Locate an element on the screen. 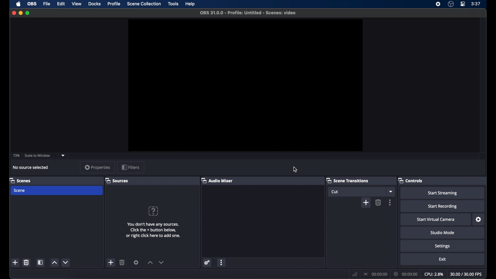 The height and width of the screenshot is (279, 496). screen recording is located at coordinates (438, 4).